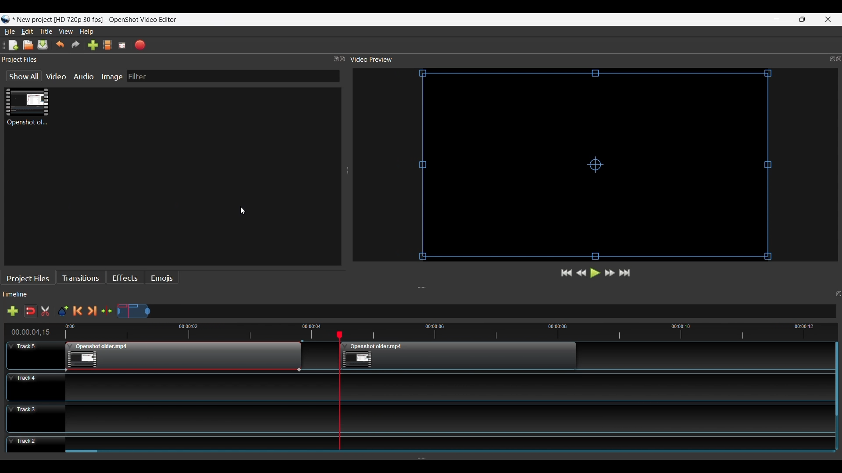  I want to click on Clip at Track Panel, so click(460, 356).